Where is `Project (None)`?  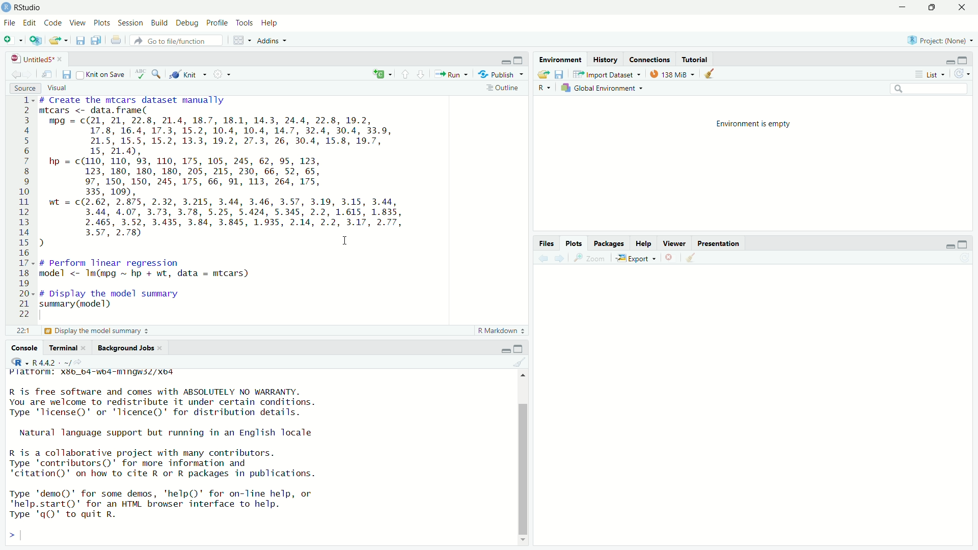 Project (None) is located at coordinates (936, 40).